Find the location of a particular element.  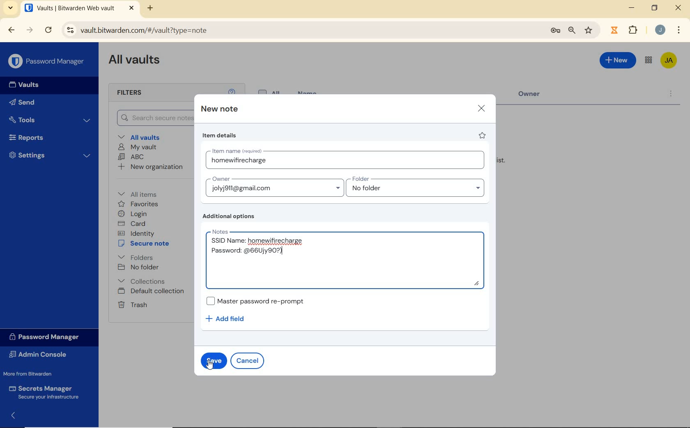

notes is located at coordinates (348, 258).